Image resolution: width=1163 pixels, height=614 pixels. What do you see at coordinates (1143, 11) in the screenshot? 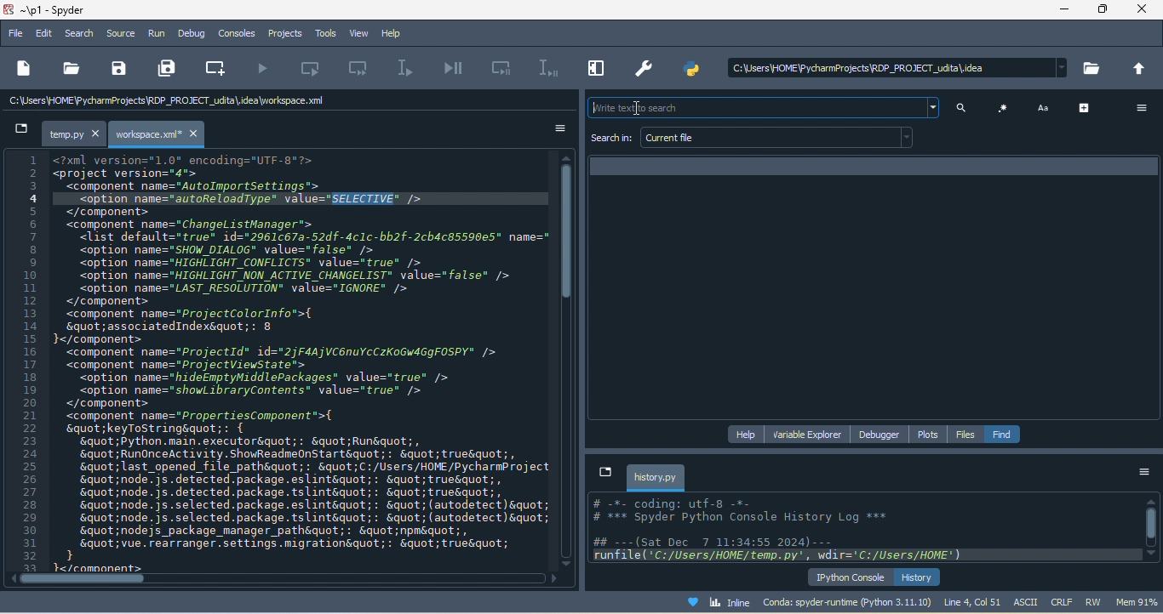
I see `close` at bounding box center [1143, 11].